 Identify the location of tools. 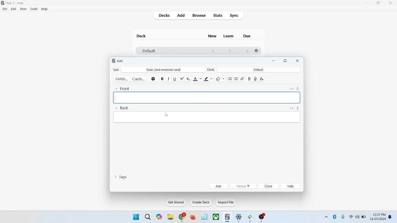
(33, 9).